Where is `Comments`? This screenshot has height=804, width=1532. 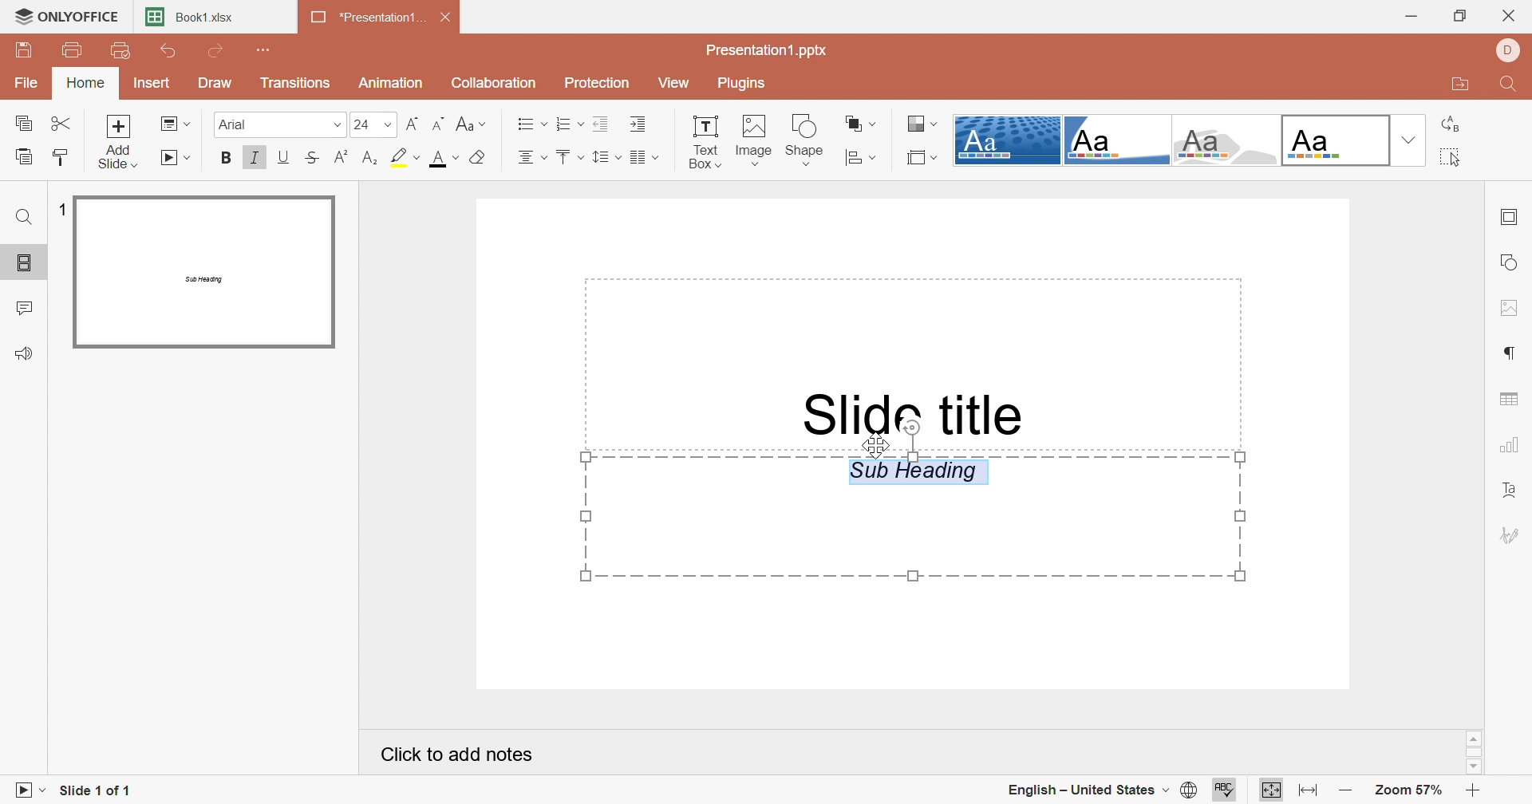 Comments is located at coordinates (28, 307).